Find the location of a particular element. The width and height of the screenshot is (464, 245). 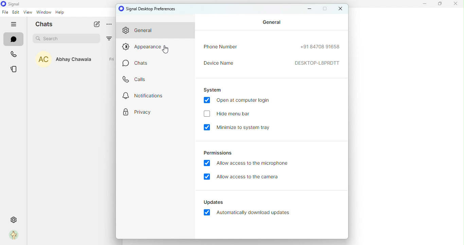

stories is located at coordinates (14, 69).